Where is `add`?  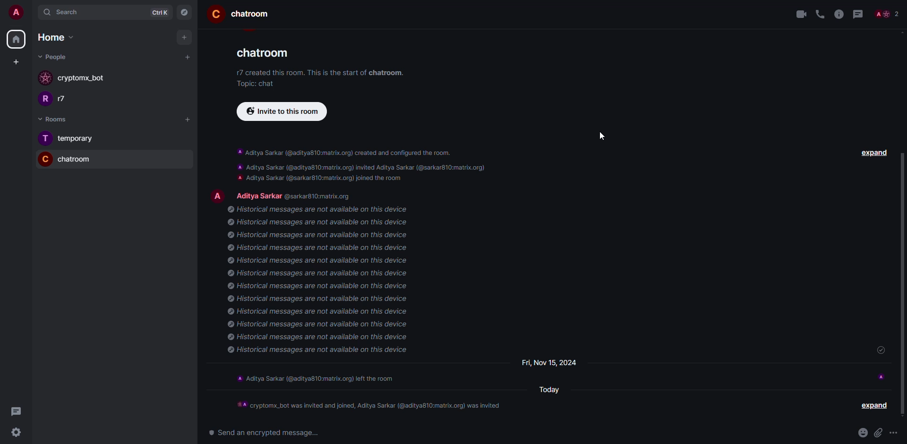
add is located at coordinates (188, 57).